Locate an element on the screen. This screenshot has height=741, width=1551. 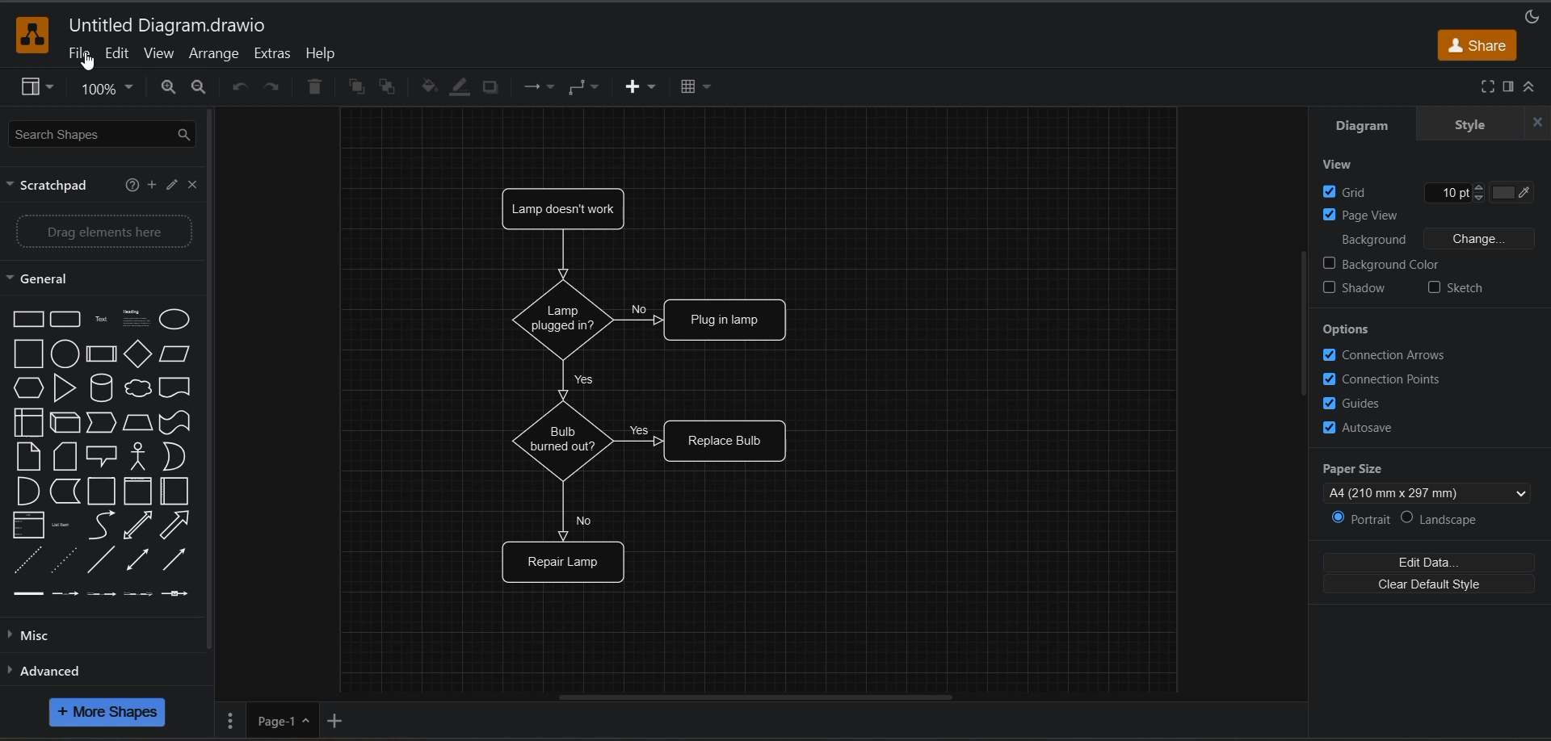
table is located at coordinates (693, 86).